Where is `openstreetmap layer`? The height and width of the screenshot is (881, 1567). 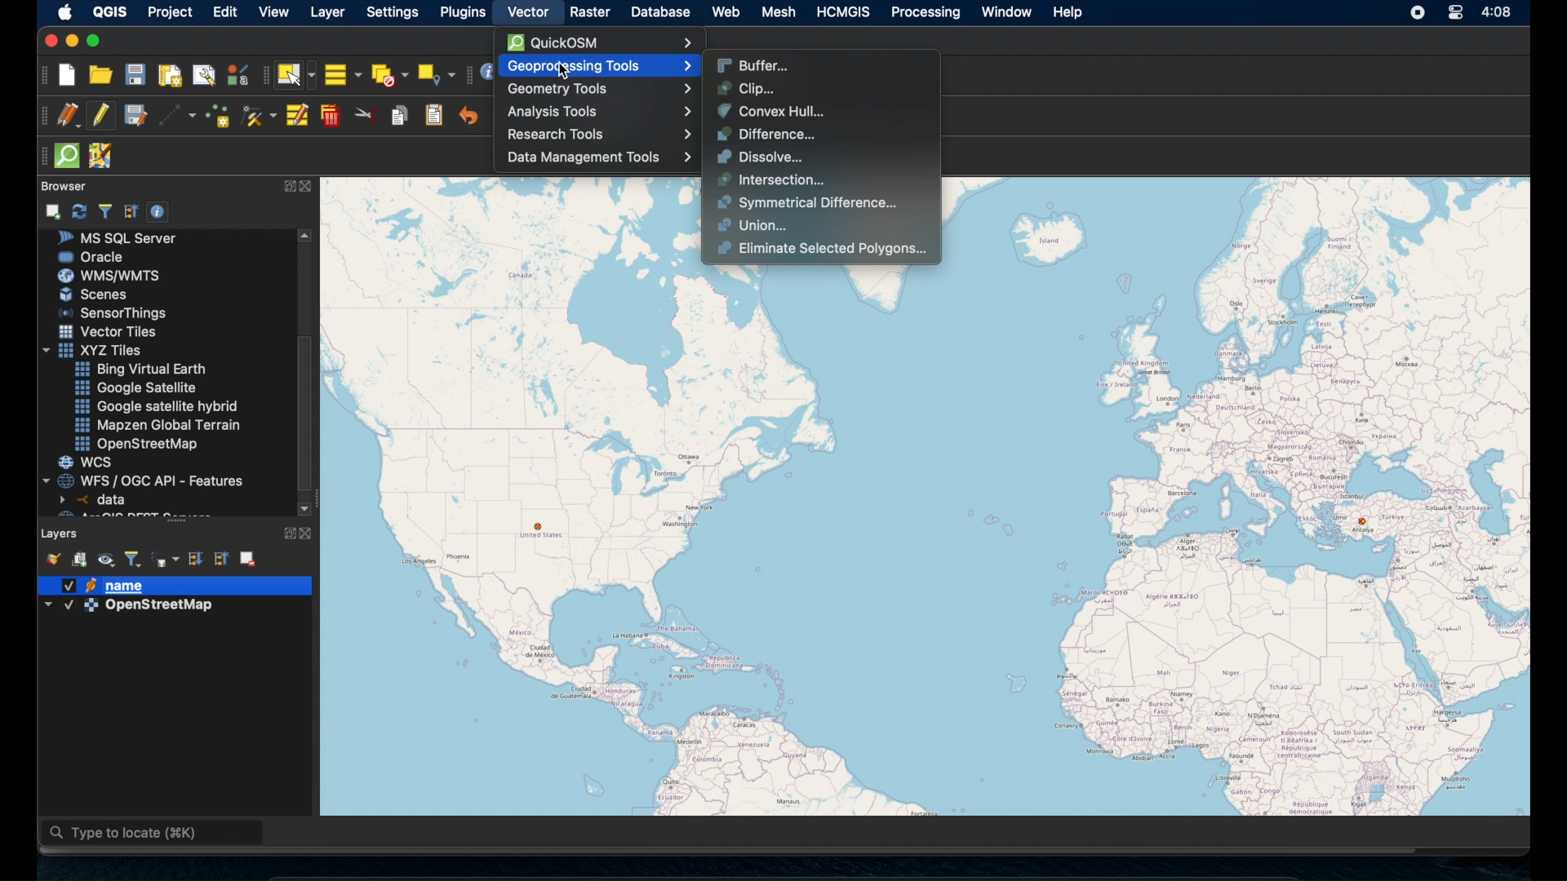 openstreetmap layer is located at coordinates (130, 609).